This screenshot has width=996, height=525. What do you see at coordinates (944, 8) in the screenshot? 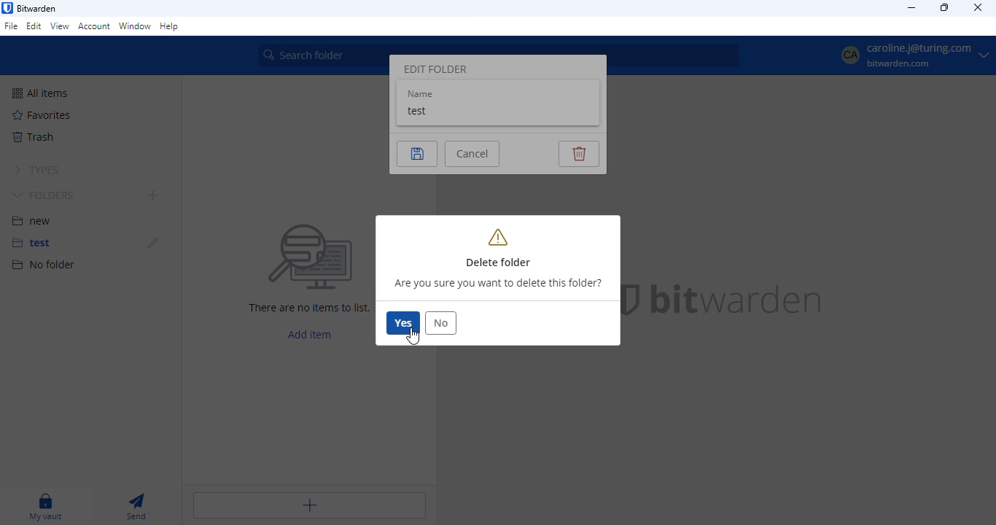
I see `maximize` at bounding box center [944, 8].